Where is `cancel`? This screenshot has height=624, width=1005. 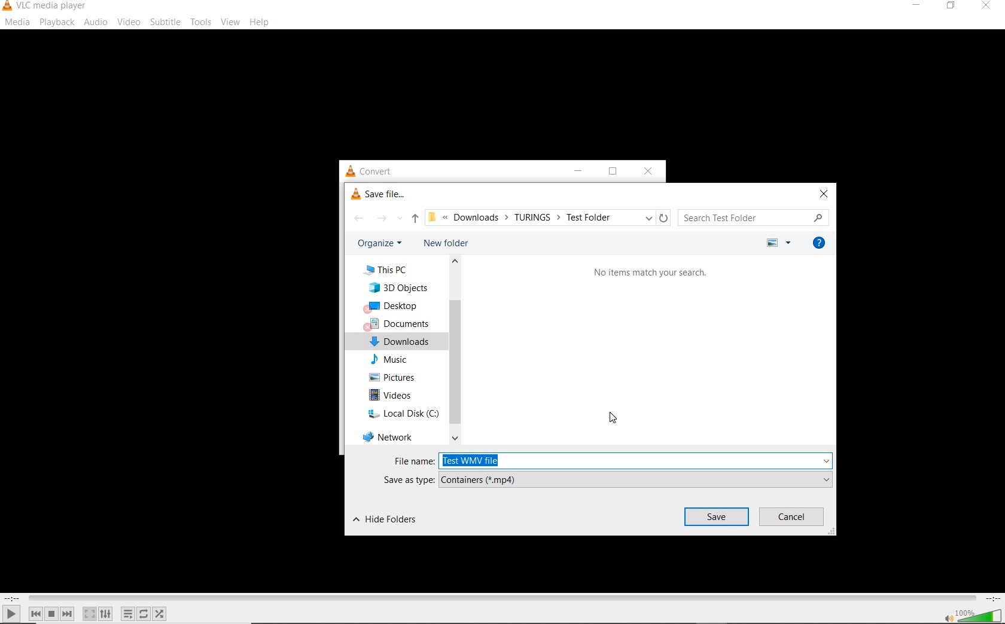
cancel is located at coordinates (792, 517).